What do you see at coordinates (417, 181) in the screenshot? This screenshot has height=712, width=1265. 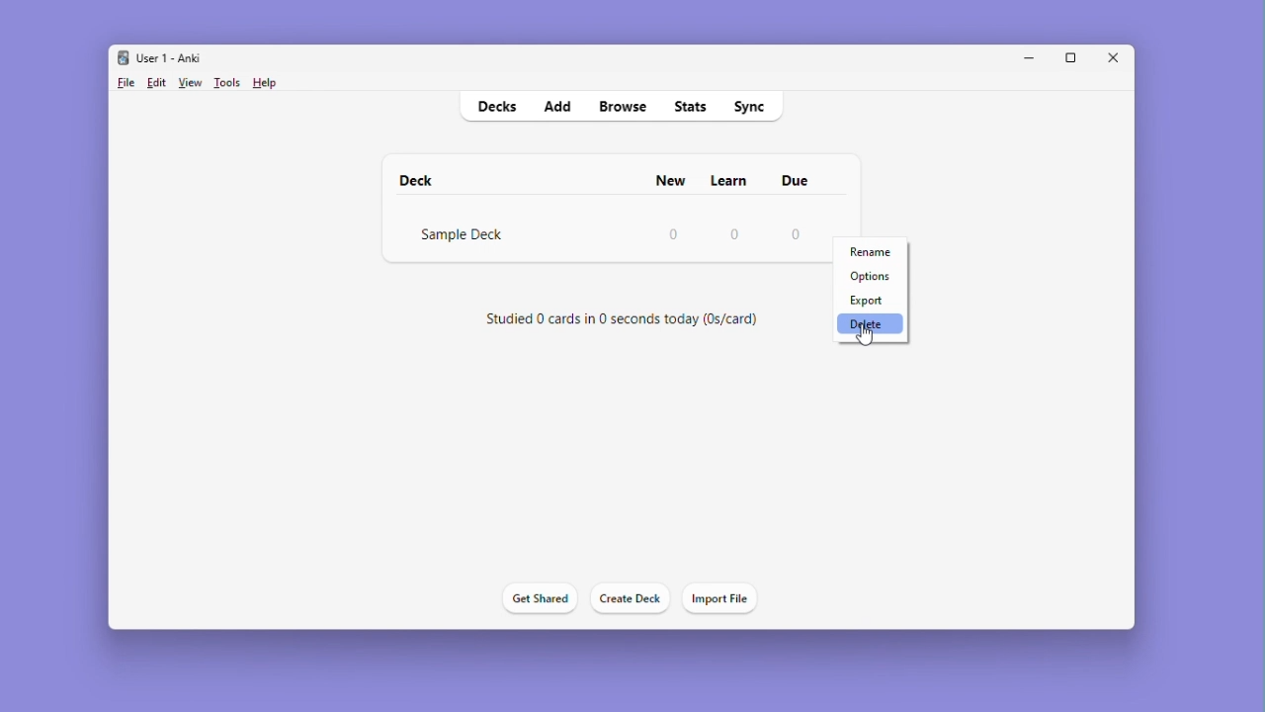 I see `deck` at bounding box center [417, 181].